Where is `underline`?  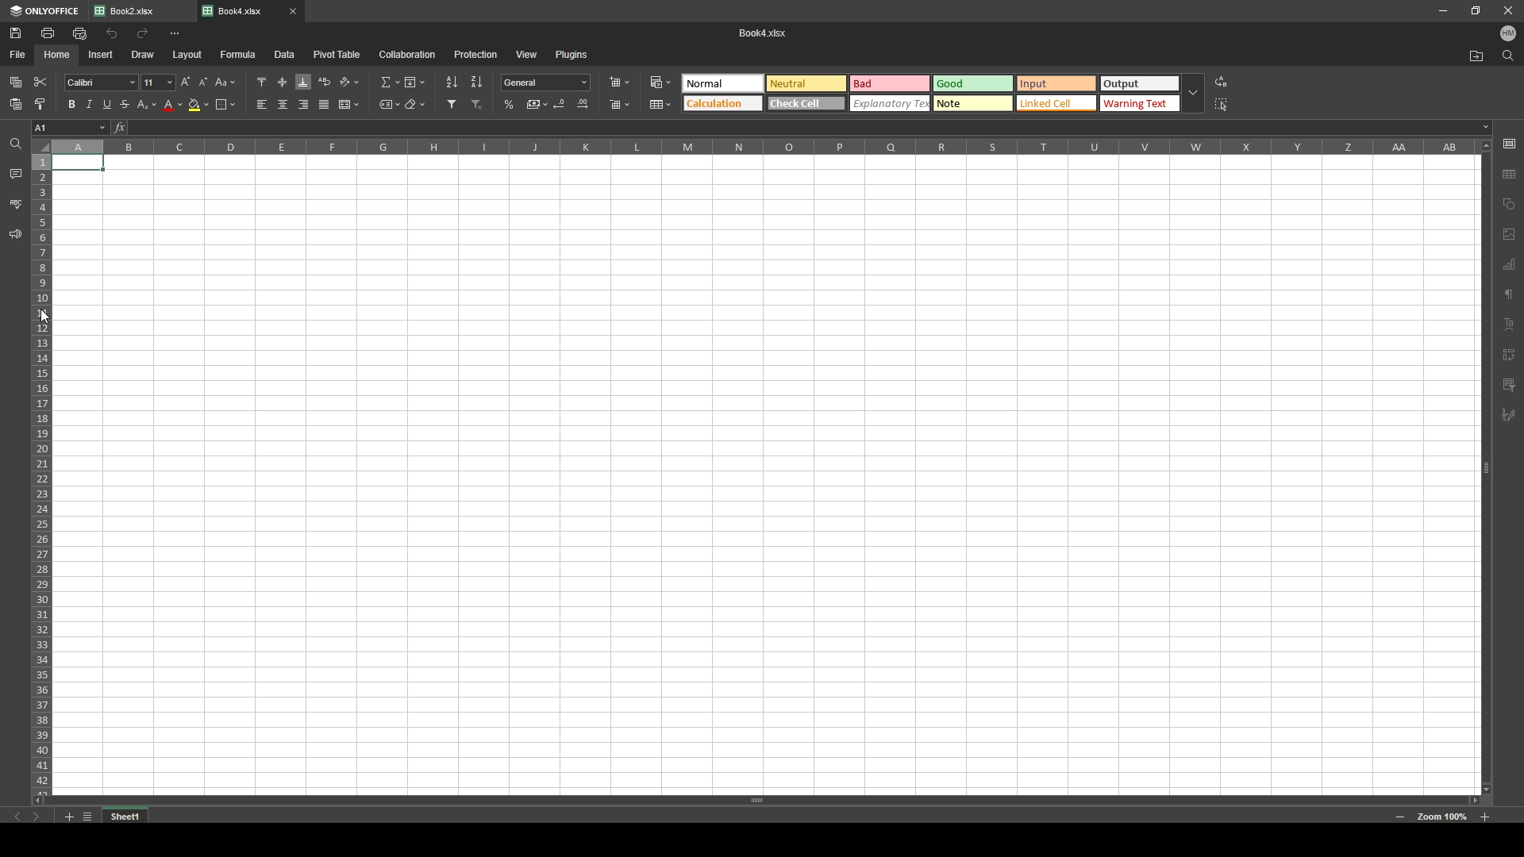
underline is located at coordinates (105, 106).